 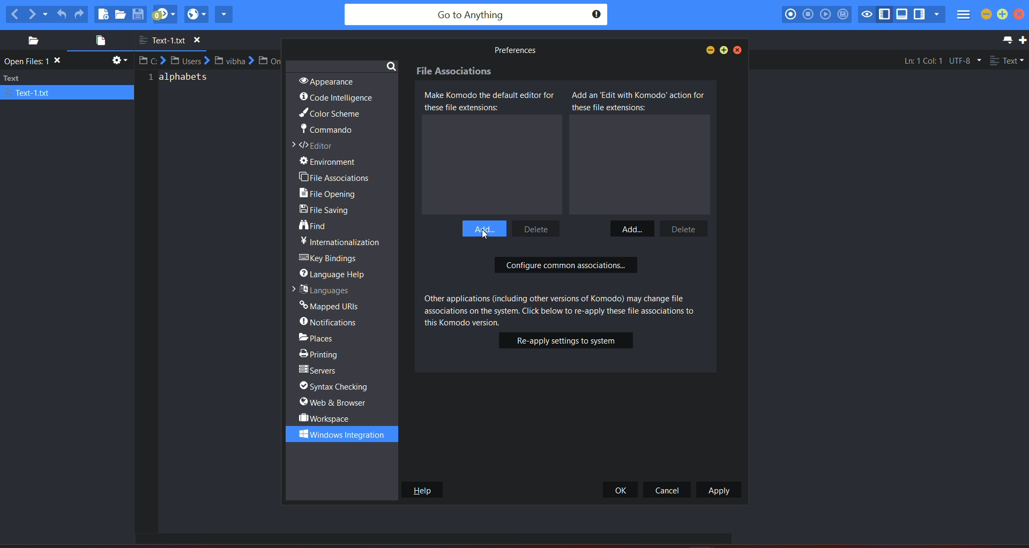 What do you see at coordinates (964, 60) in the screenshot?
I see `file encoding` at bounding box center [964, 60].